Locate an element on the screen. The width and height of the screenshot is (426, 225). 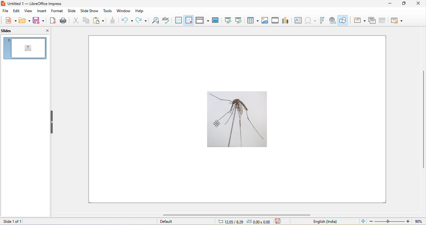
redo is located at coordinates (142, 20).